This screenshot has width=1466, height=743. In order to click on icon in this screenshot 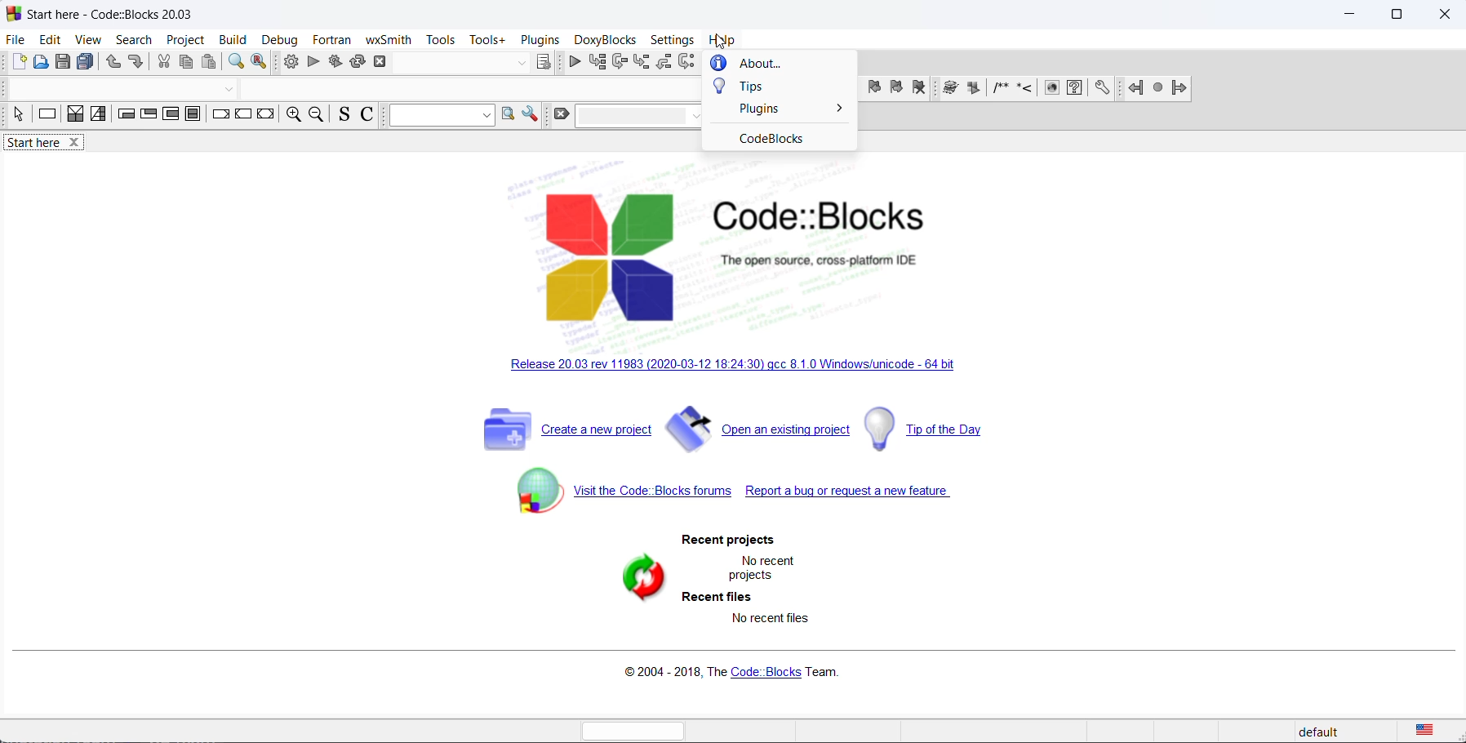, I will do `click(950, 89)`.